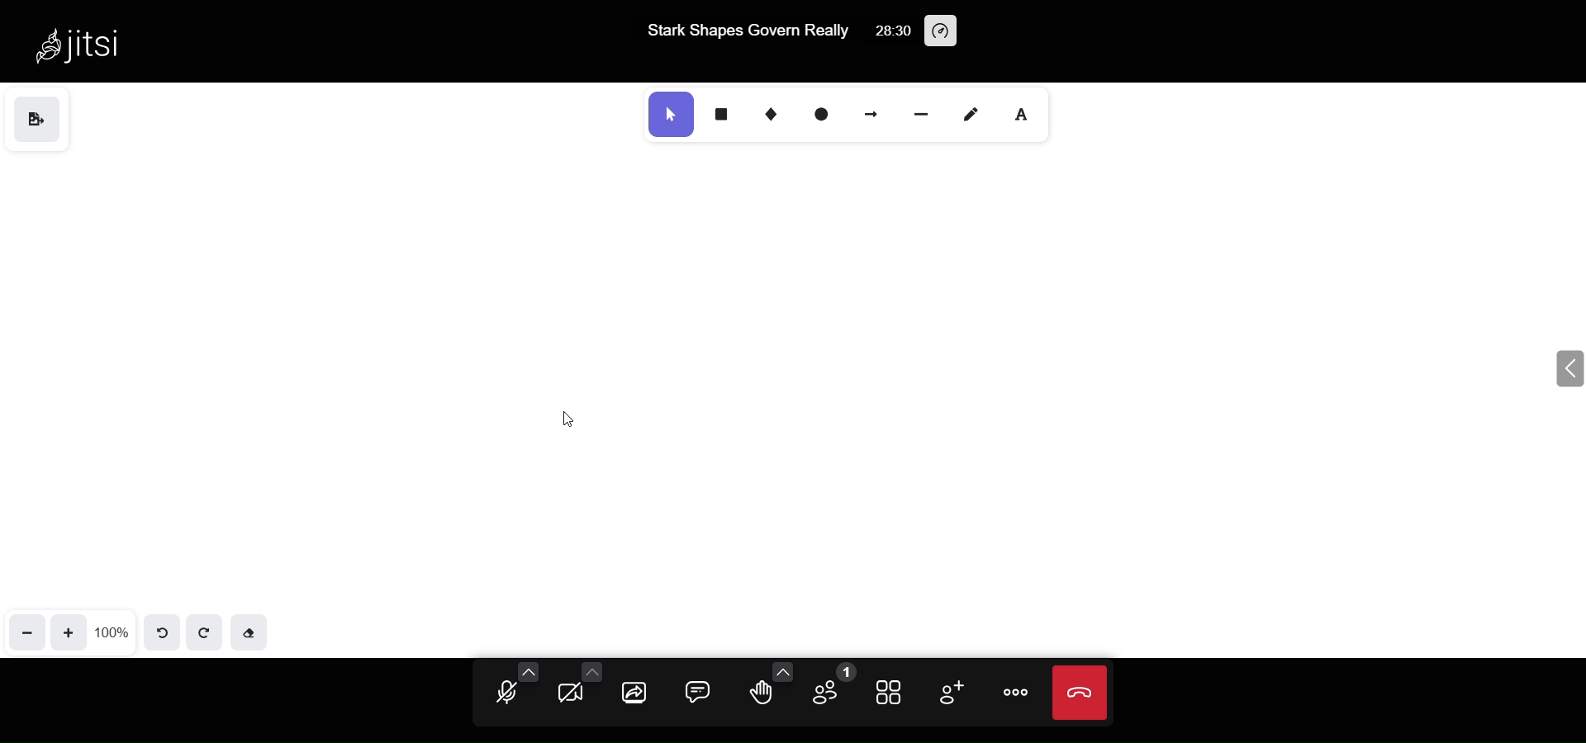 The image size is (1586, 743). I want to click on invite people, so click(952, 692).